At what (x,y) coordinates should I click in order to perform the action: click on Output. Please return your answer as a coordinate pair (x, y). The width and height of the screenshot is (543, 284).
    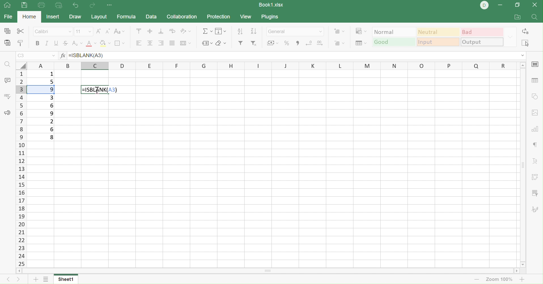
    Looking at the image, I should click on (482, 42).